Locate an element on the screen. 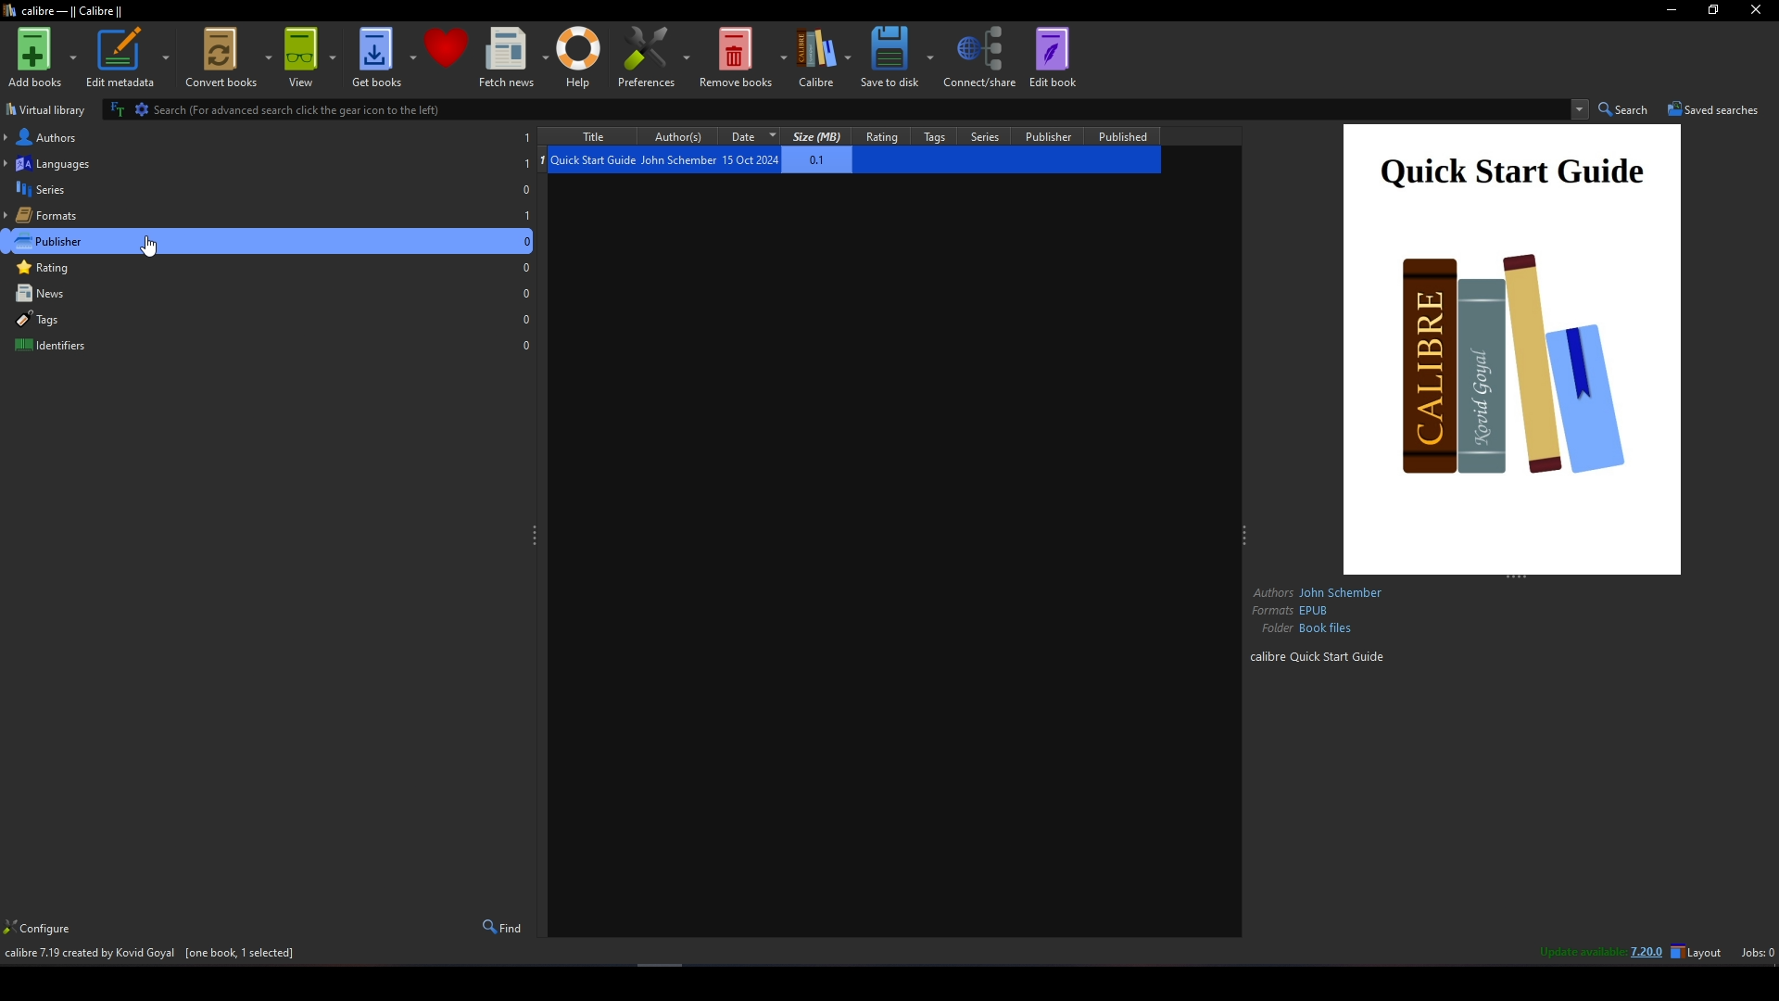 This screenshot has height=1001, width=1779. Preferences is located at coordinates (653, 57).